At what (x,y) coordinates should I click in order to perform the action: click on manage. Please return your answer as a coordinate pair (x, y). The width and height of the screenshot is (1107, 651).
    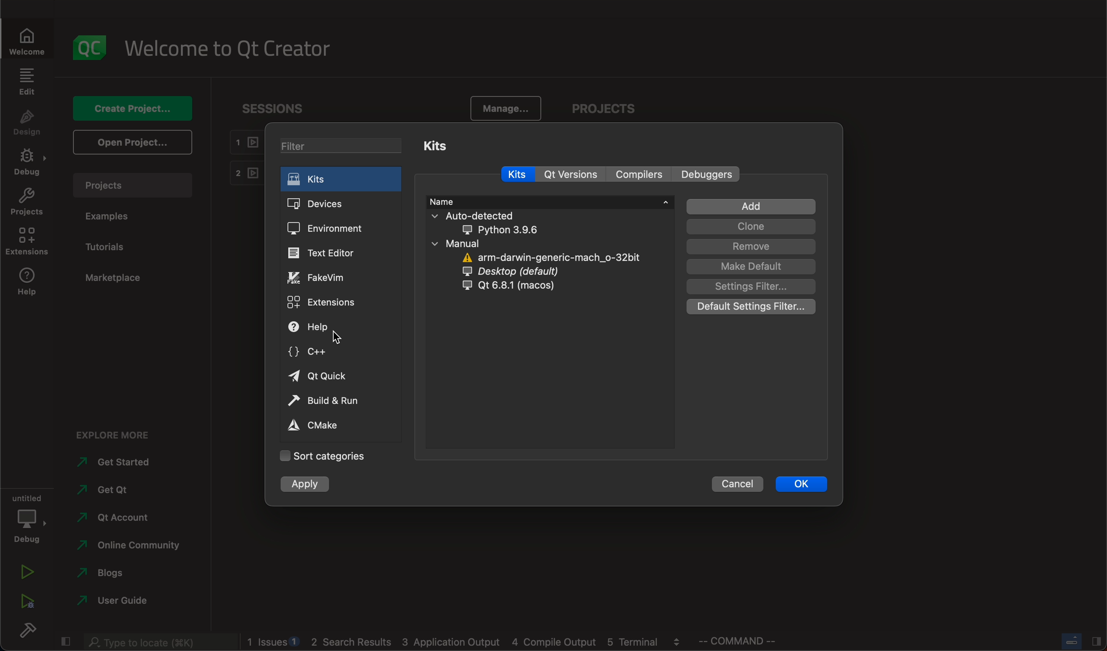
    Looking at the image, I should click on (510, 109).